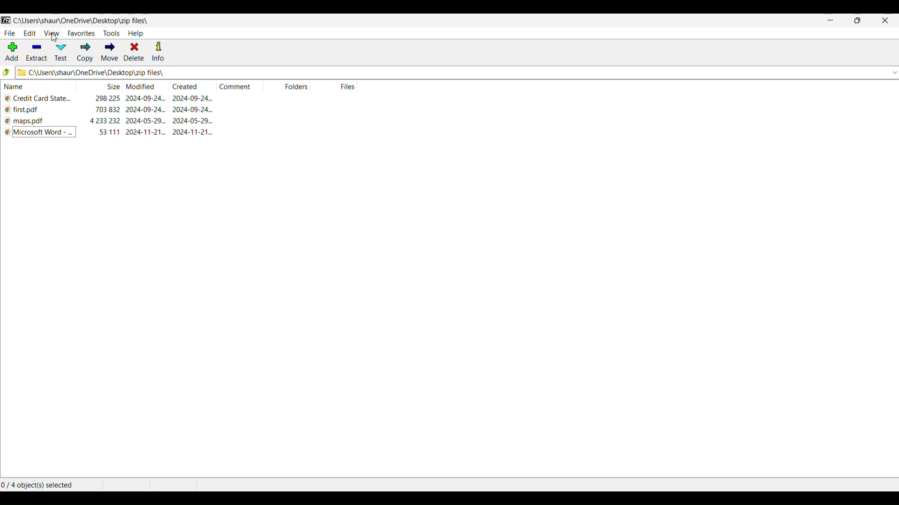  What do you see at coordinates (41, 122) in the screenshot?
I see `file name` at bounding box center [41, 122].